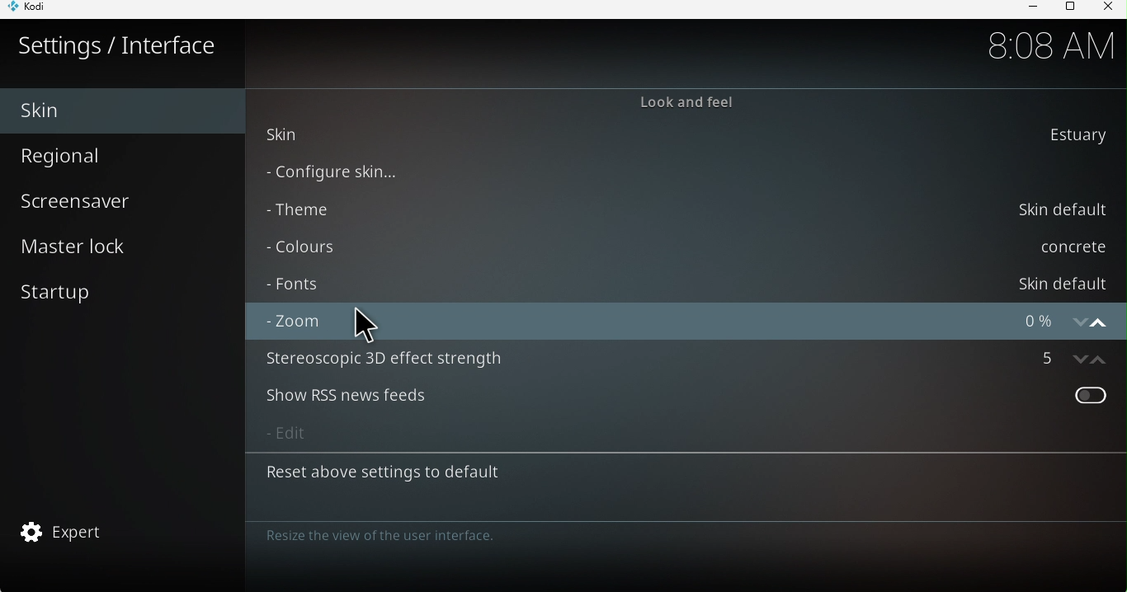 This screenshot has height=592, width=1127. What do you see at coordinates (415, 537) in the screenshot?
I see `Note` at bounding box center [415, 537].